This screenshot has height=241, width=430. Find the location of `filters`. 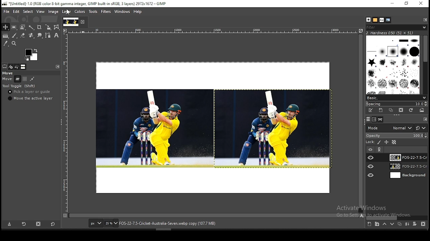

filters is located at coordinates (106, 12).